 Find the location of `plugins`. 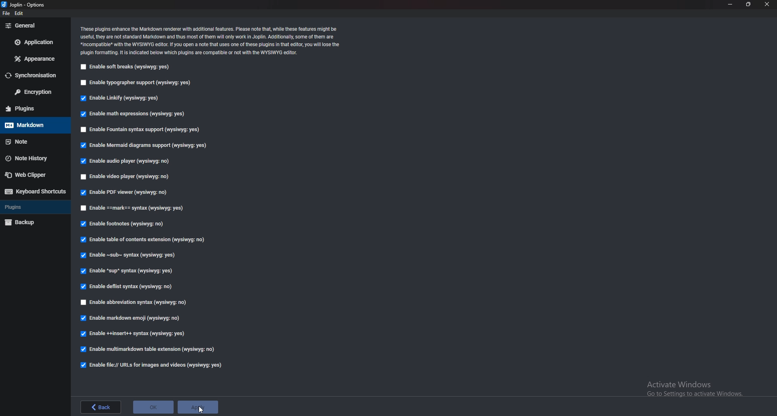

plugins is located at coordinates (29, 108).